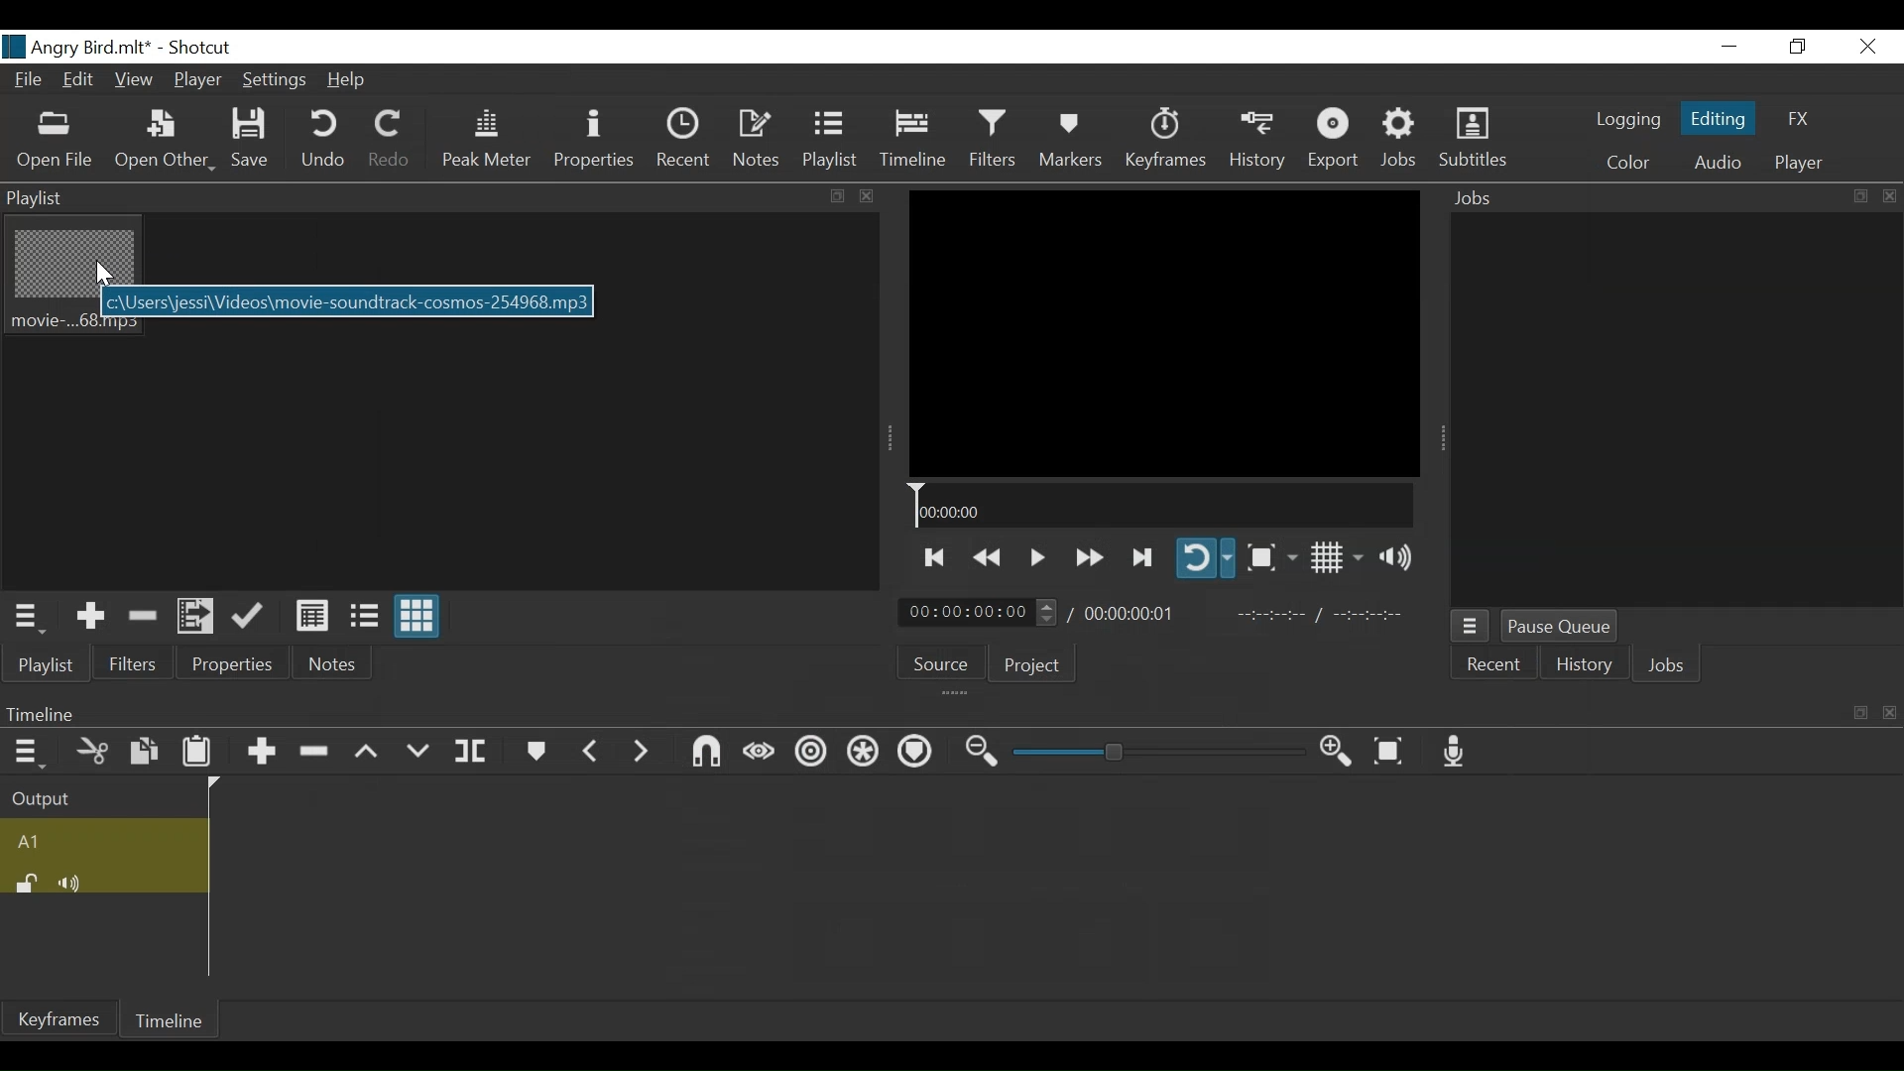  Describe the element at coordinates (91, 617) in the screenshot. I see `Add the Source to the playlist` at that location.